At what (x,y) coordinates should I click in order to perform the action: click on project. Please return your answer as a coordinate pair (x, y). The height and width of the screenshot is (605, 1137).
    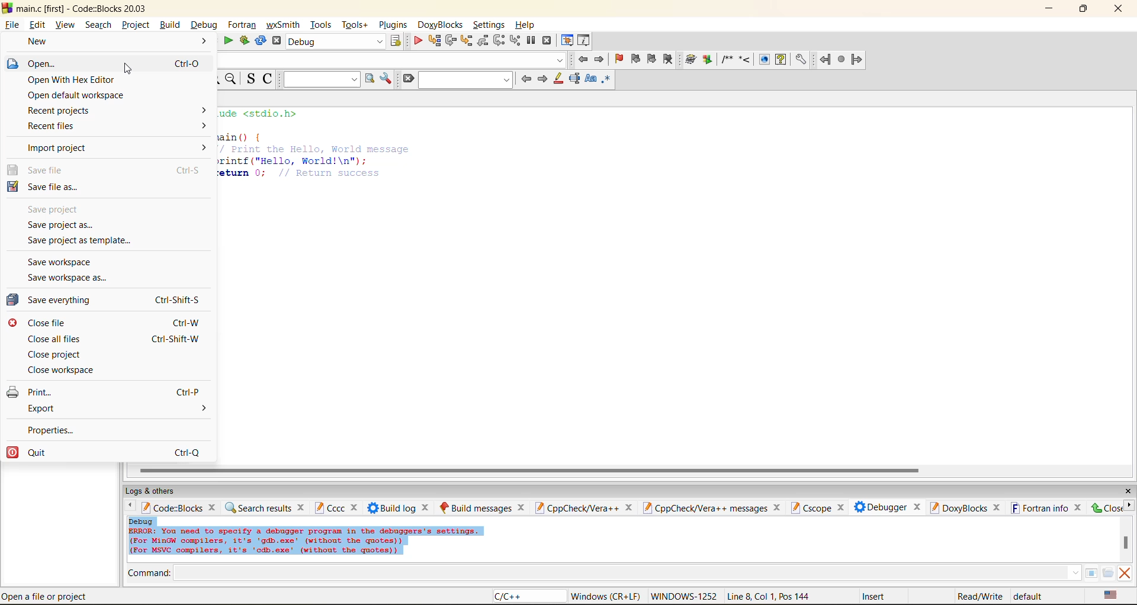
    Looking at the image, I should click on (136, 24).